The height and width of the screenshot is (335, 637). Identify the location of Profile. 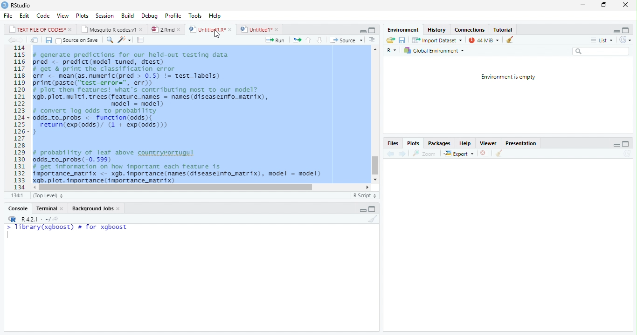
(173, 15).